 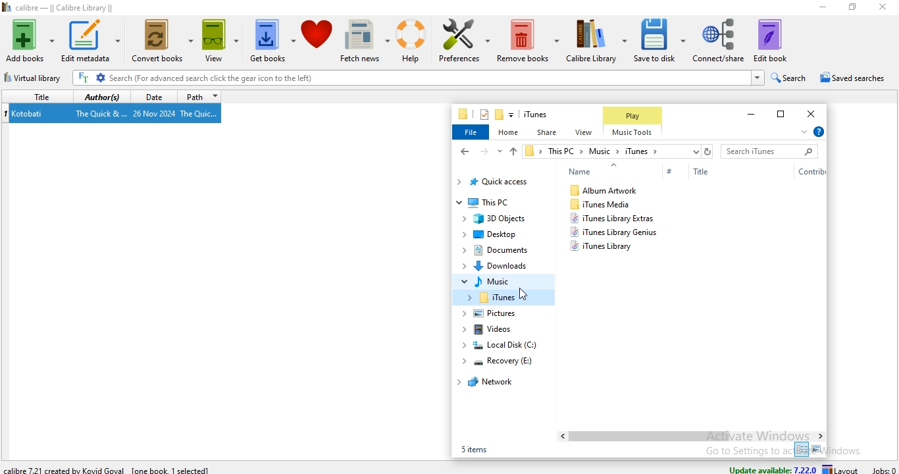 What do you see at coordinates (512, 115) in the screenshot?
I see `customise quick access toolbar` at bounding box center [512, 115].